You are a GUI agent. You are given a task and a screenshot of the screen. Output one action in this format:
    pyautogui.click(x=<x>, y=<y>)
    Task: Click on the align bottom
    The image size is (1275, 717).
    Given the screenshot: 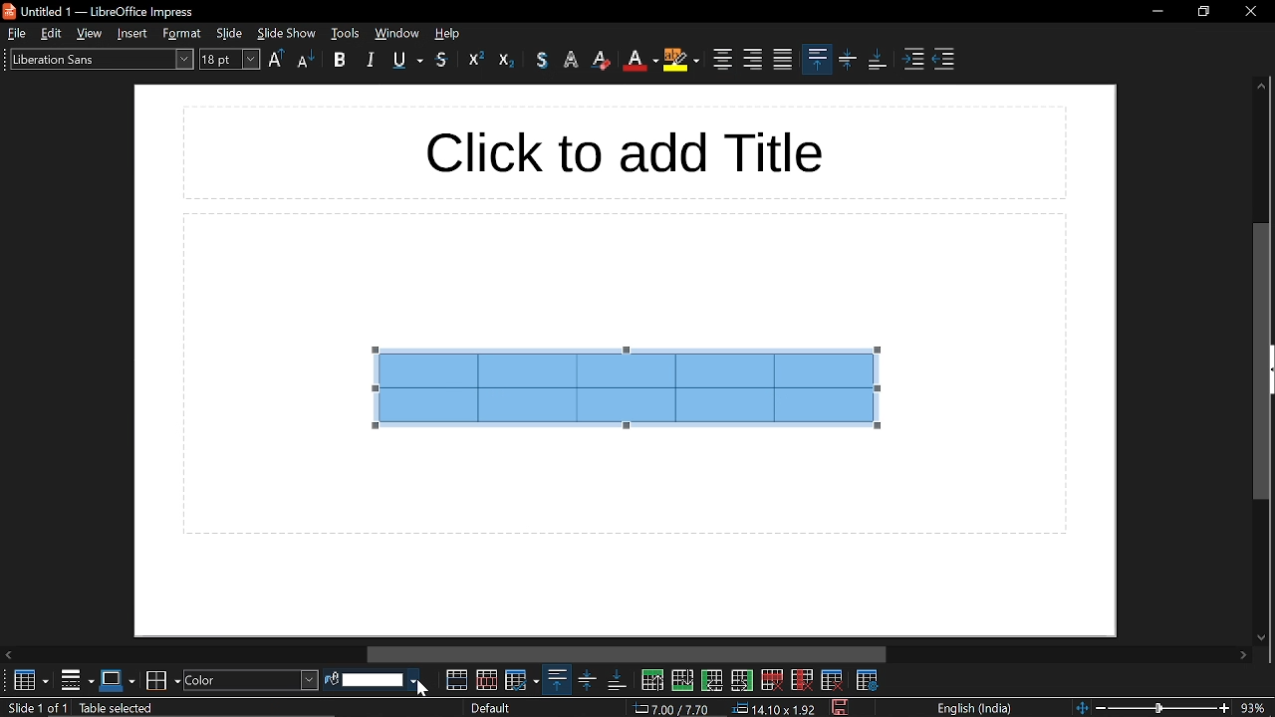 What is the action you would take?
    pyautogui.click(x=879, y=62)
    